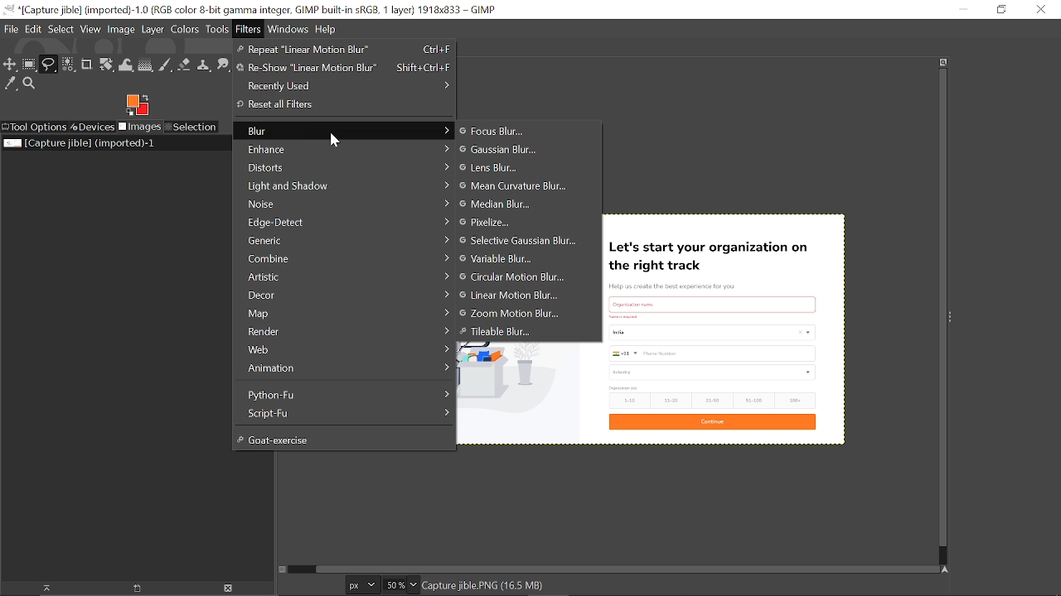 This screenshot has width=1061, height=596. Describe the element at coordinates (343, 393) in the screenshot. I see `Python-Fu` at that location.